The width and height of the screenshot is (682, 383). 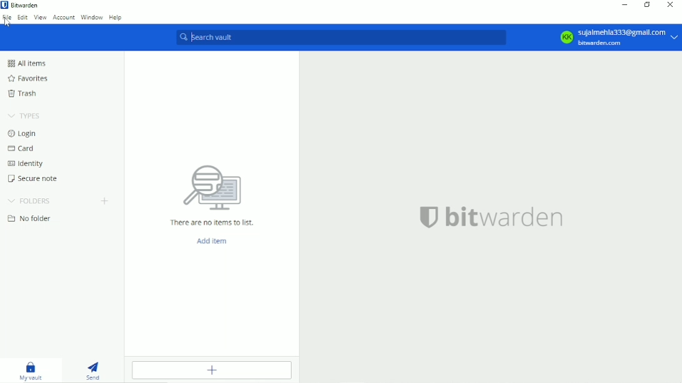 I want to click on KK, so click(x=566, y=37).